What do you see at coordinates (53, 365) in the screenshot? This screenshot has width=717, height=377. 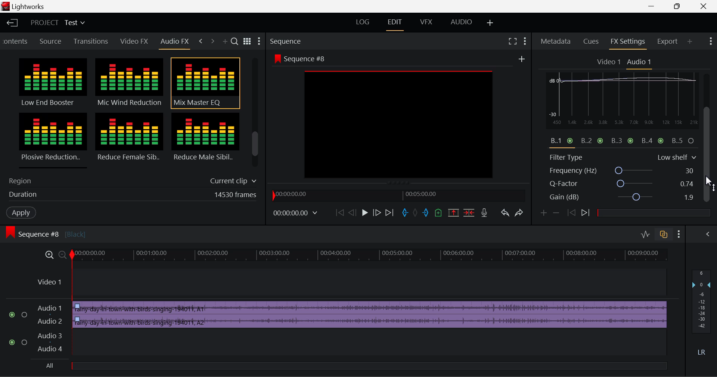 I see `All` at bounding box center [53, 365].